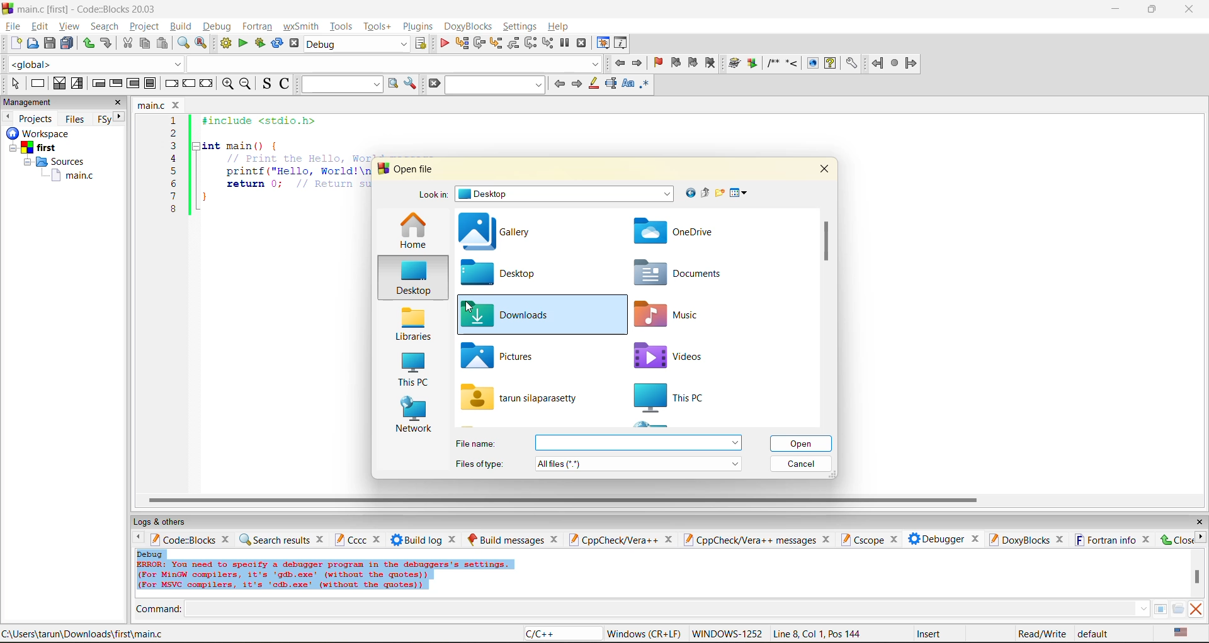 The width and height of the screenshot is (1209, 643). I want to click on redo, so click(88, 43).